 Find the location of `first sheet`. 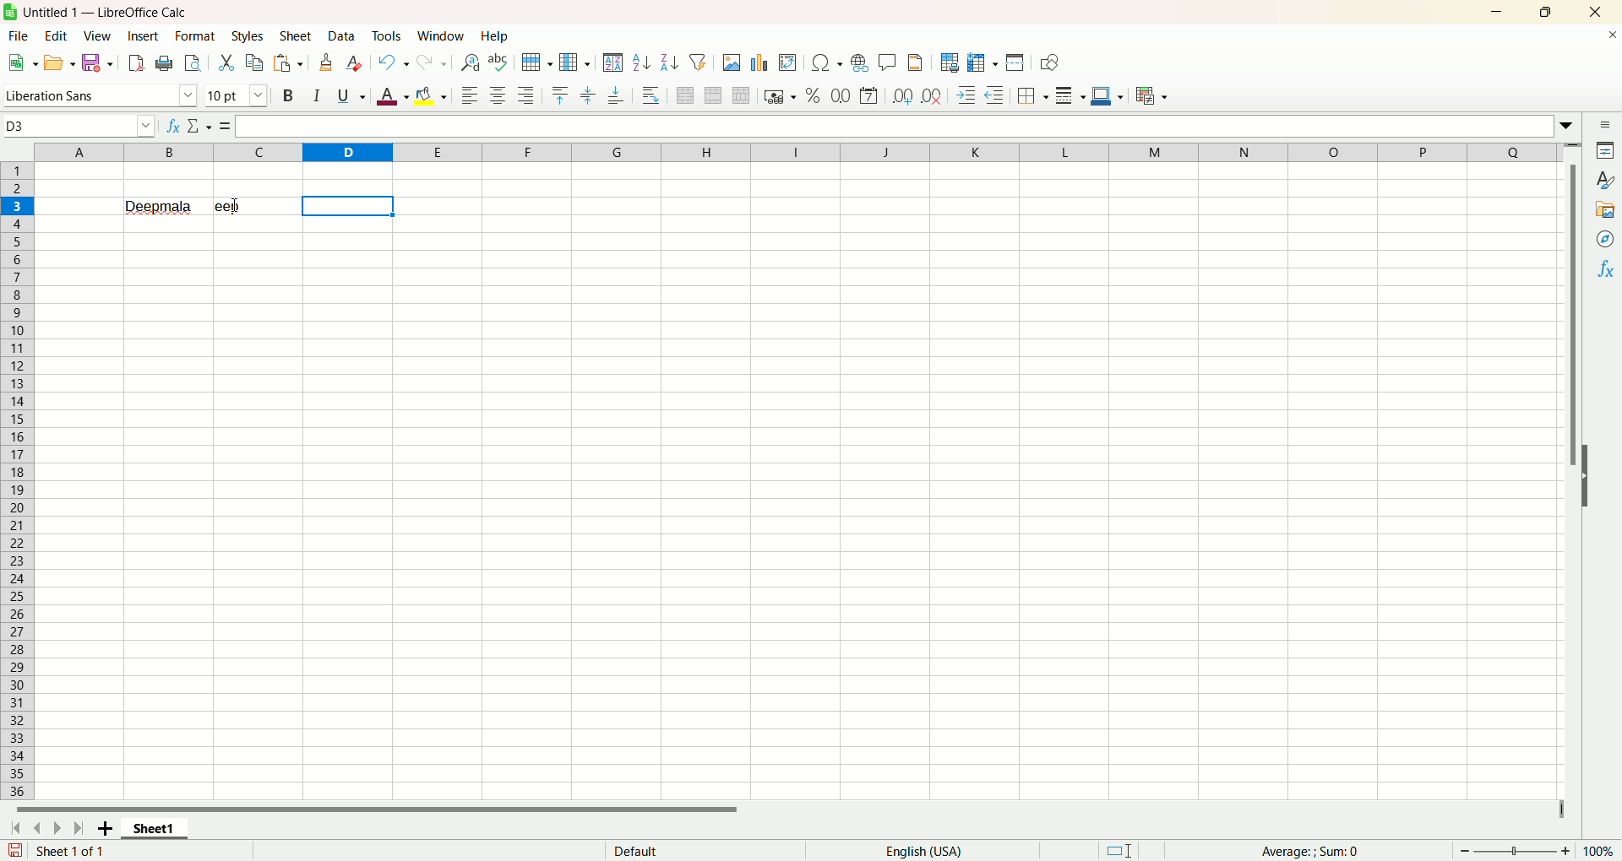

first sheet is located at coordinates (14, 831).